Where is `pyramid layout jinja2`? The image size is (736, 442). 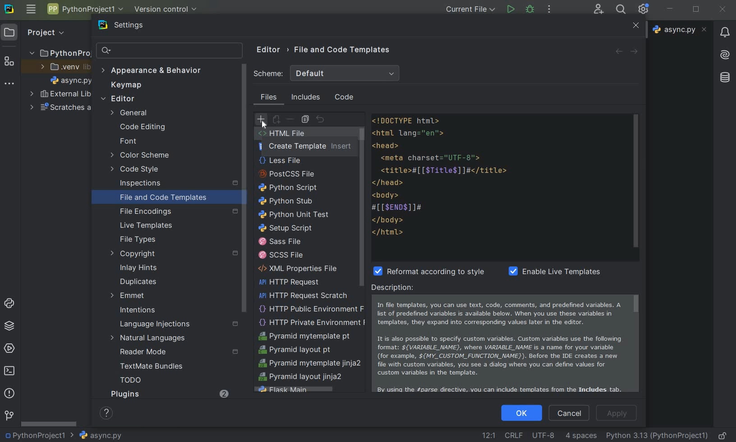
pyramid layout jinja2 is located at coordinates (299, 376).